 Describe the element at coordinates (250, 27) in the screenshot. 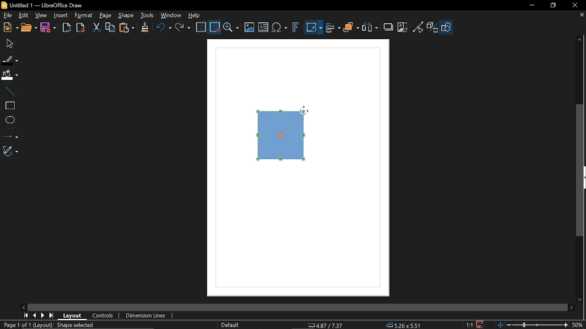

I see `Insert image` at that location.